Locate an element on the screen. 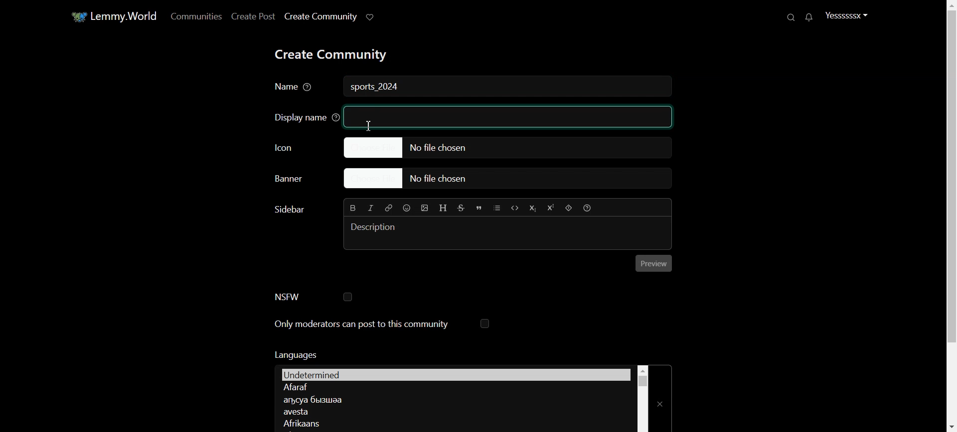  Hyperlink is located at coordinates (388, 208).